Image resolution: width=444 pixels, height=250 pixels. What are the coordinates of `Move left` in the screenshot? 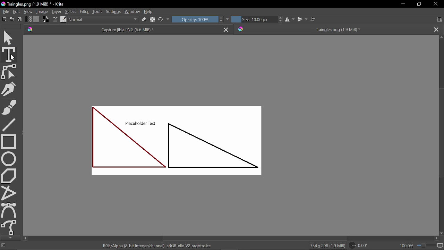 It's located at (25, 239).